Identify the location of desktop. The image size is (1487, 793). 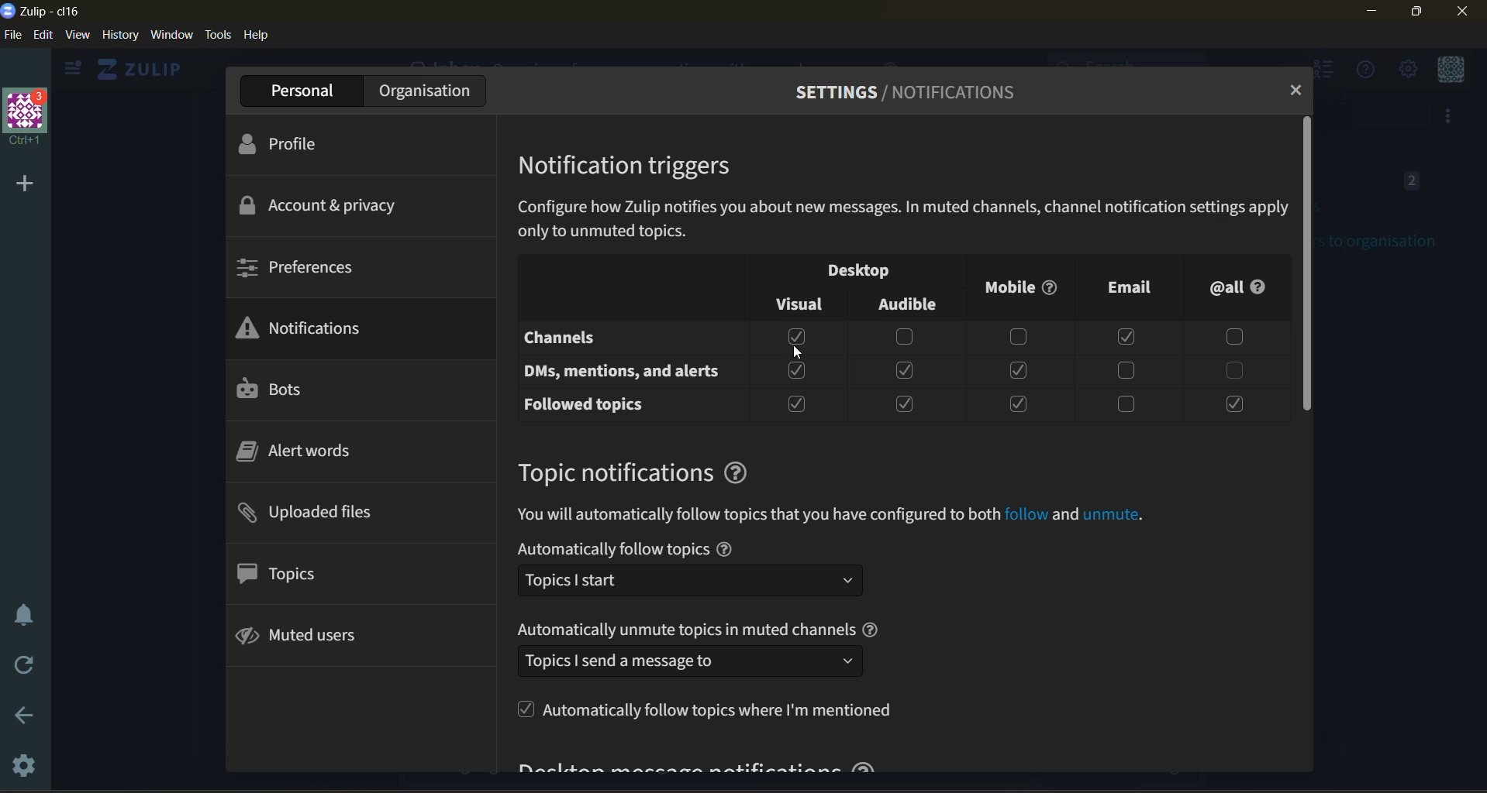
(869, 272).